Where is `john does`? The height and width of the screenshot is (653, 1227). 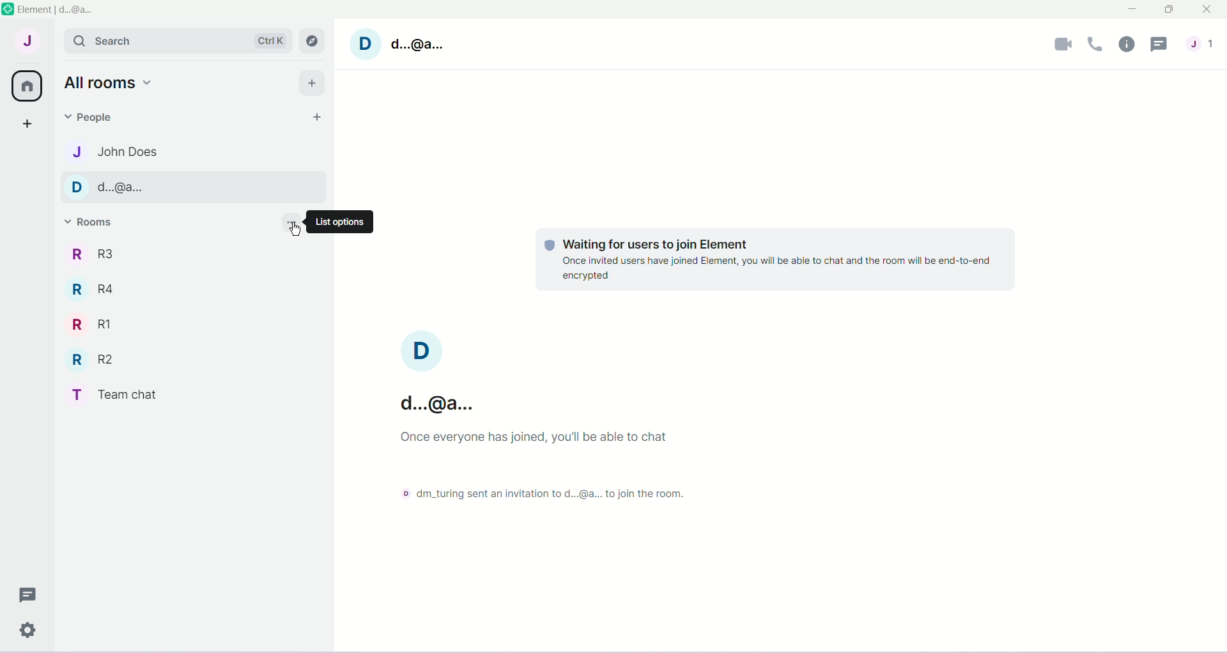
john does is located at coordinates (125, 153).